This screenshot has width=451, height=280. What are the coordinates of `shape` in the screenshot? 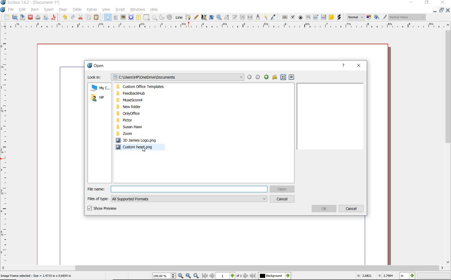 It's located at (146, 18).